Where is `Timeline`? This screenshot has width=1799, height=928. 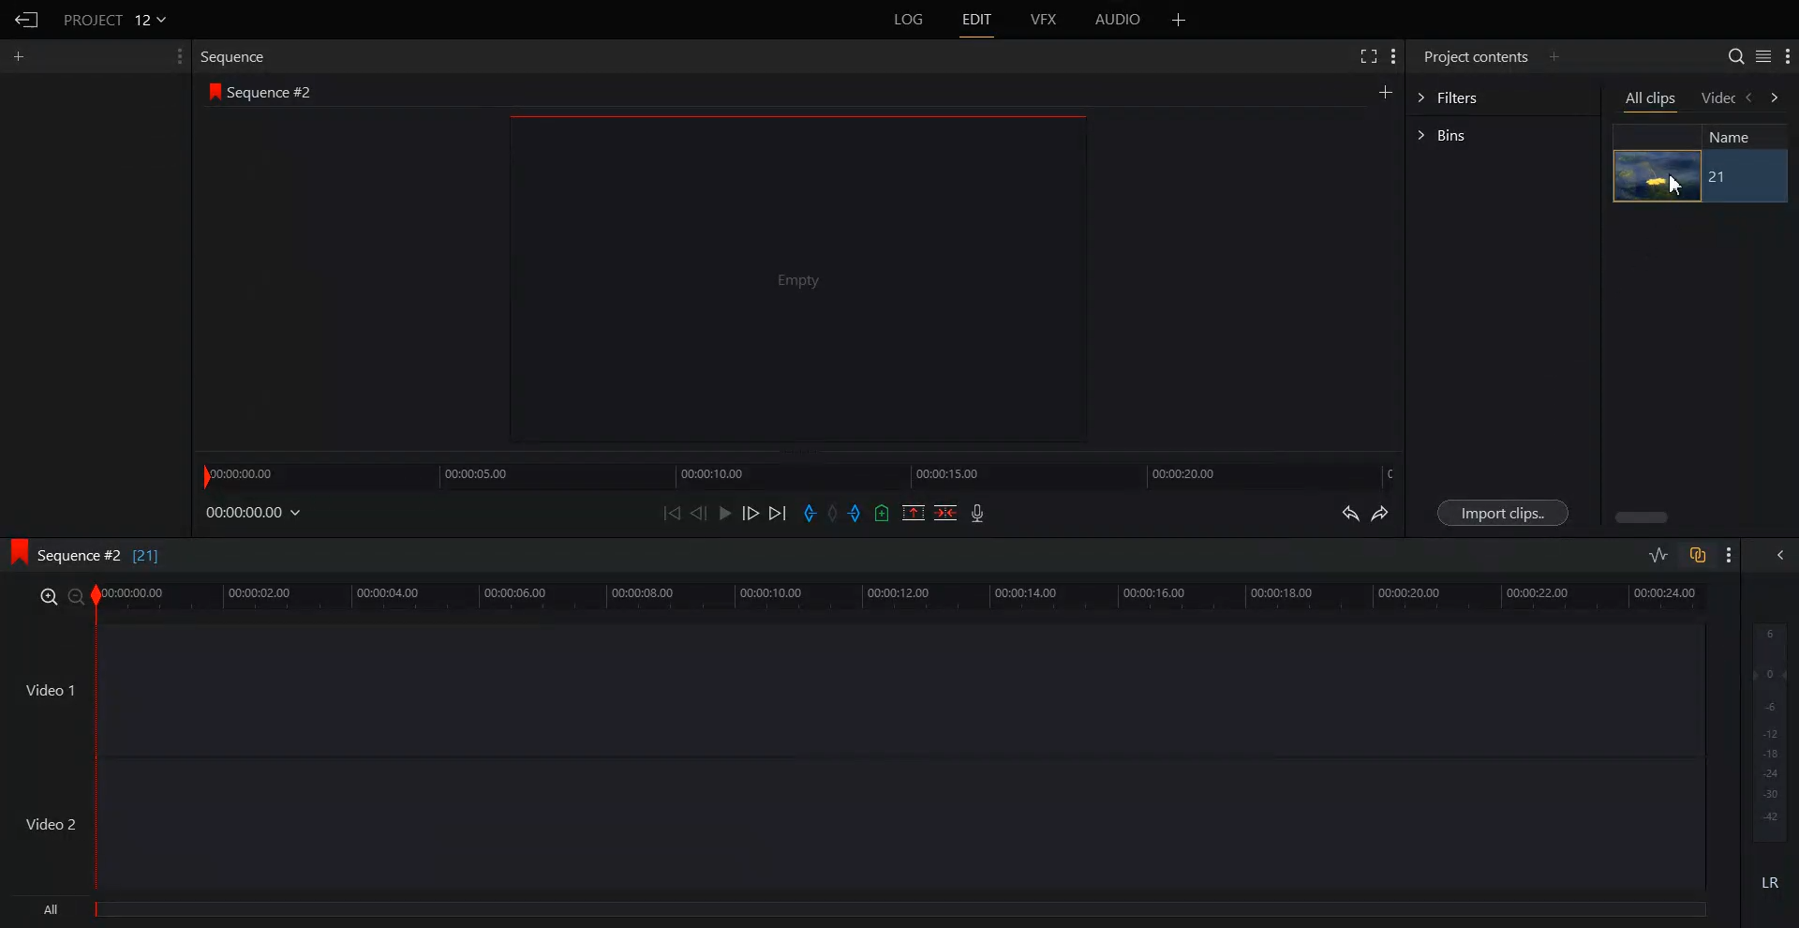
Timeline is located at coordinates (900, 597).